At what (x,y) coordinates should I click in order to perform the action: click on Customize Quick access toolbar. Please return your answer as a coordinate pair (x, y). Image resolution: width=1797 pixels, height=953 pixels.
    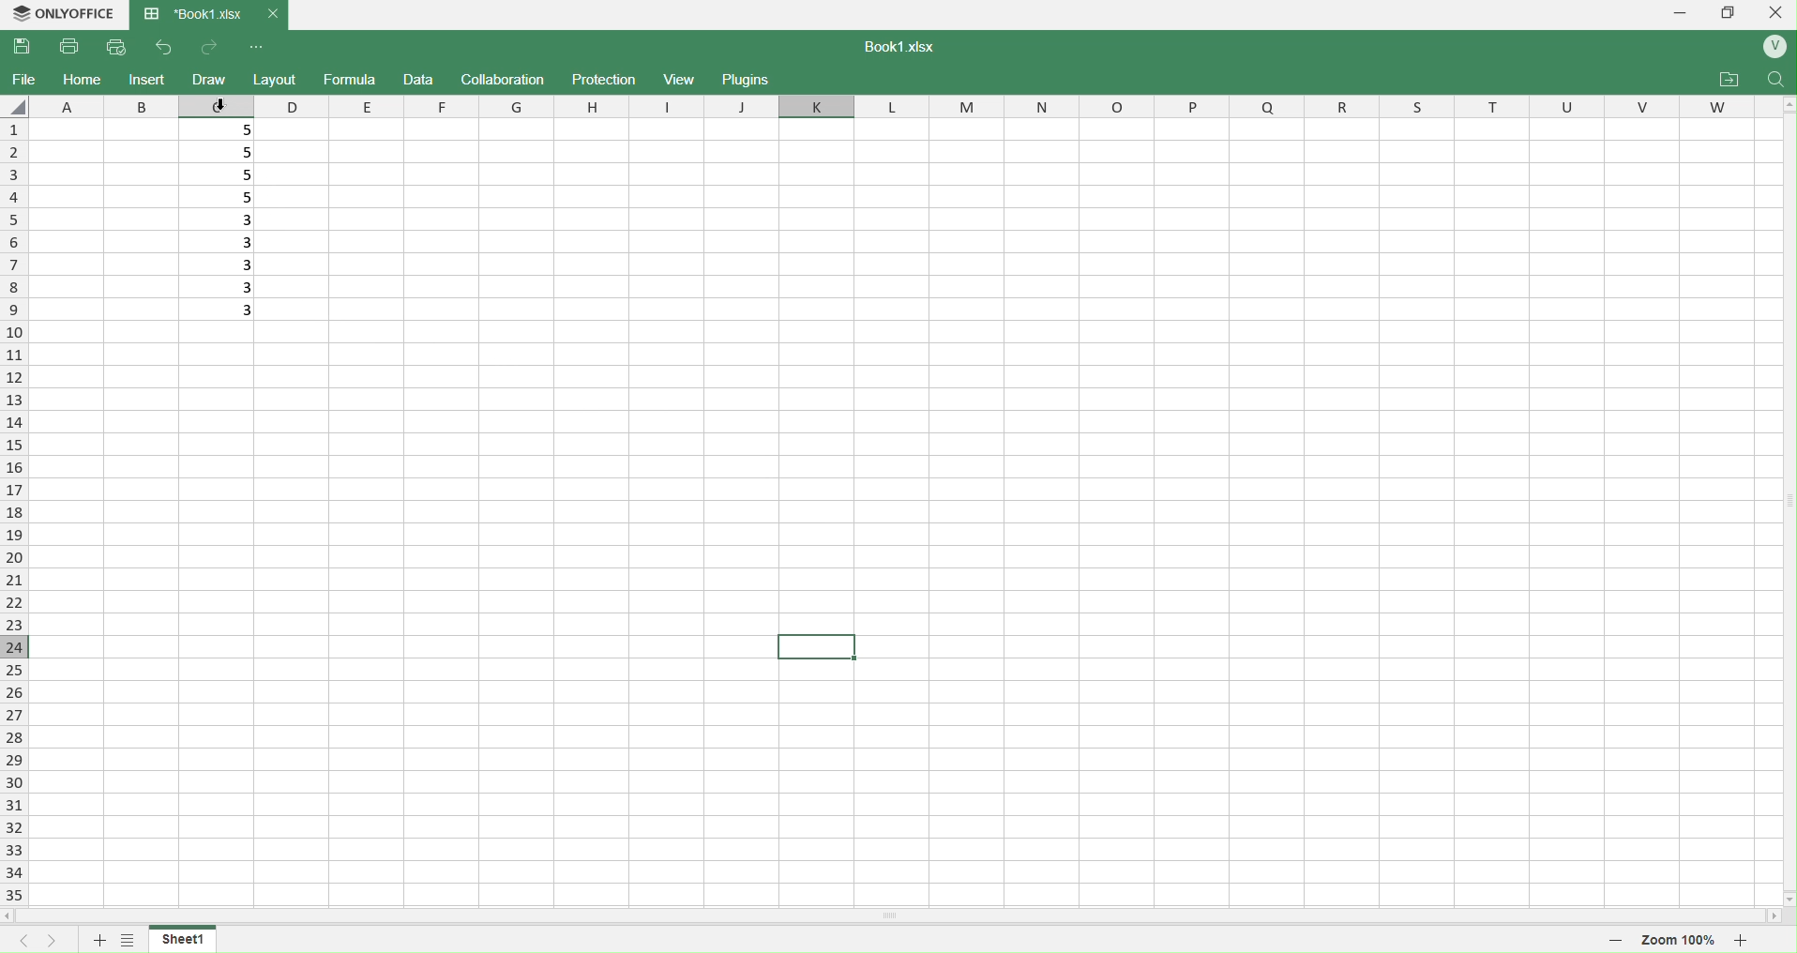
    Looking at the image, I should click on (257, 48).